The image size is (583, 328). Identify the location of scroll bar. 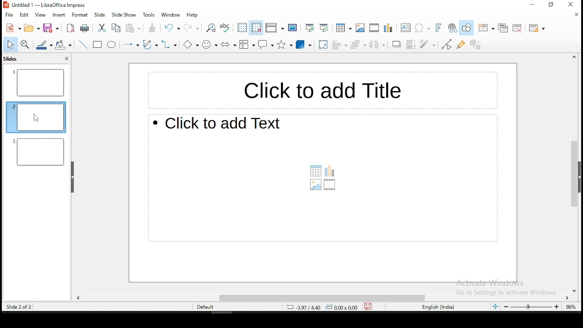
(572, 174).